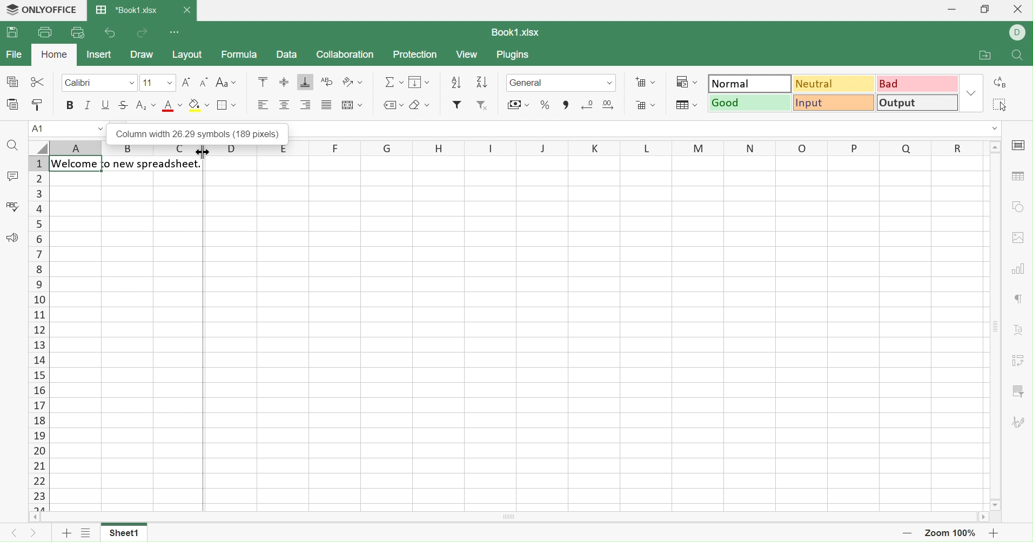 This screenshot has width=1033, height=542. I want to click on Cursor, so click(200, 154).